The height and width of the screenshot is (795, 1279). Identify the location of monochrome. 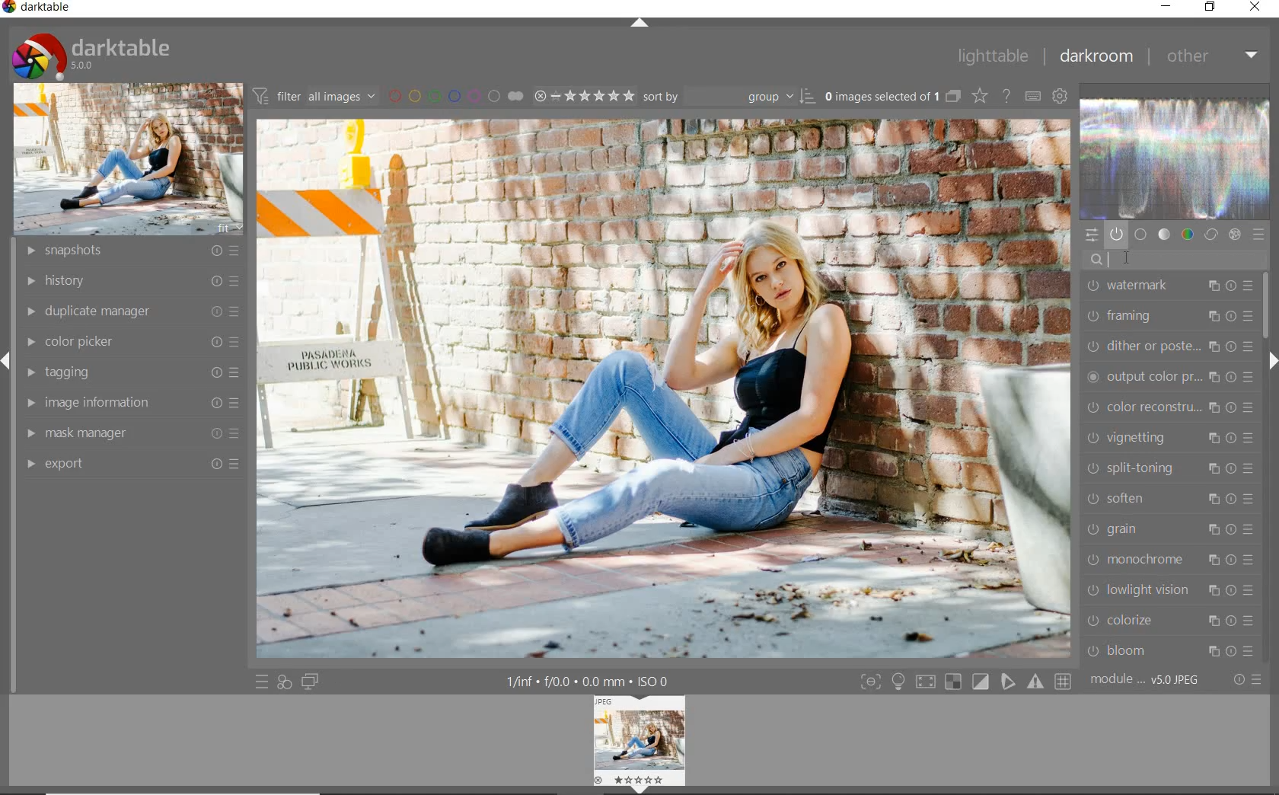
(1169, 562).